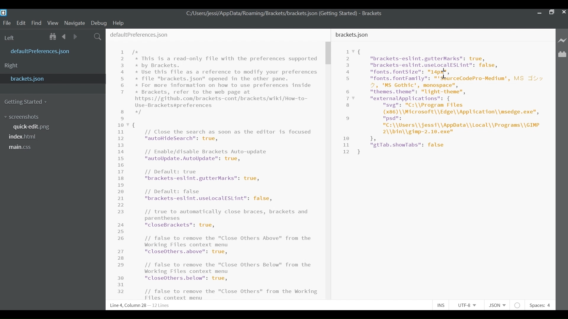 This screenshot has width=568, height=319. What do you see at coordinates (33, 127) in the screenshot?
I see `quick-edit.png File` at bounding box center [33, 127].